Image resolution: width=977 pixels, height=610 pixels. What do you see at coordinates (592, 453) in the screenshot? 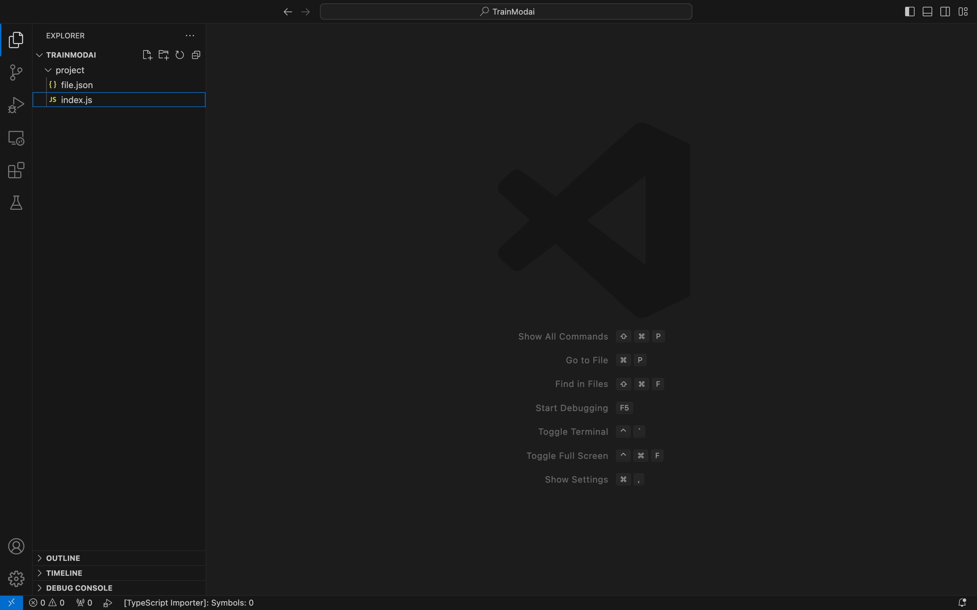
I see `Toggle Full Screen` at bounding box center [592, 453].